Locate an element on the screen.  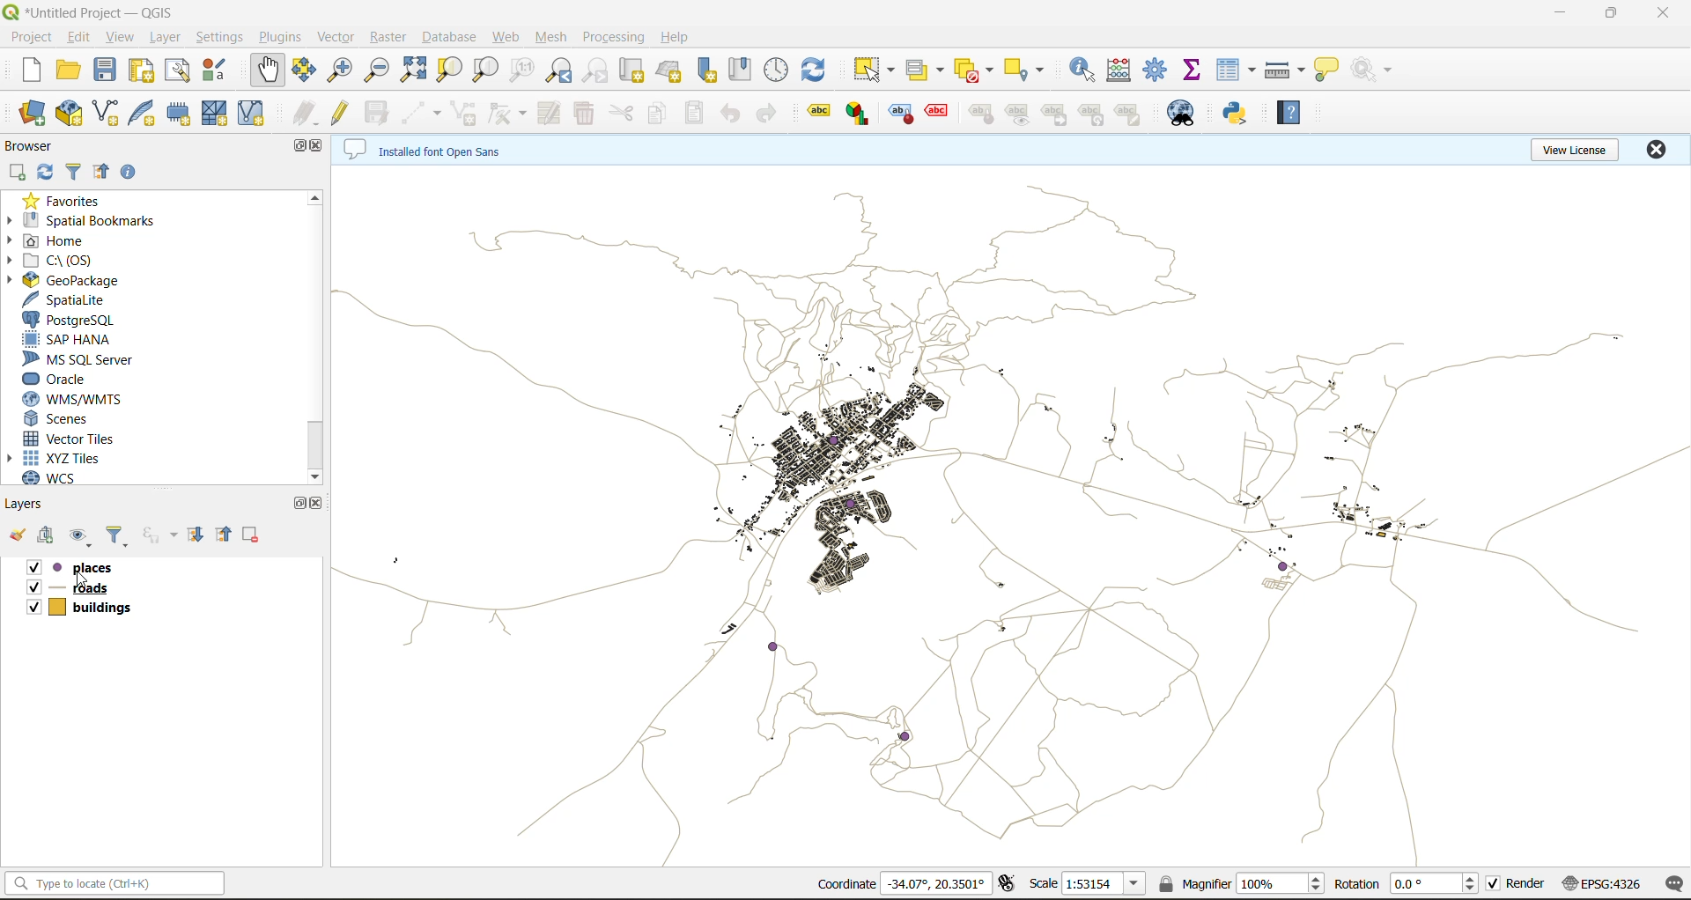
expand all is located at coordinates (199, 535).